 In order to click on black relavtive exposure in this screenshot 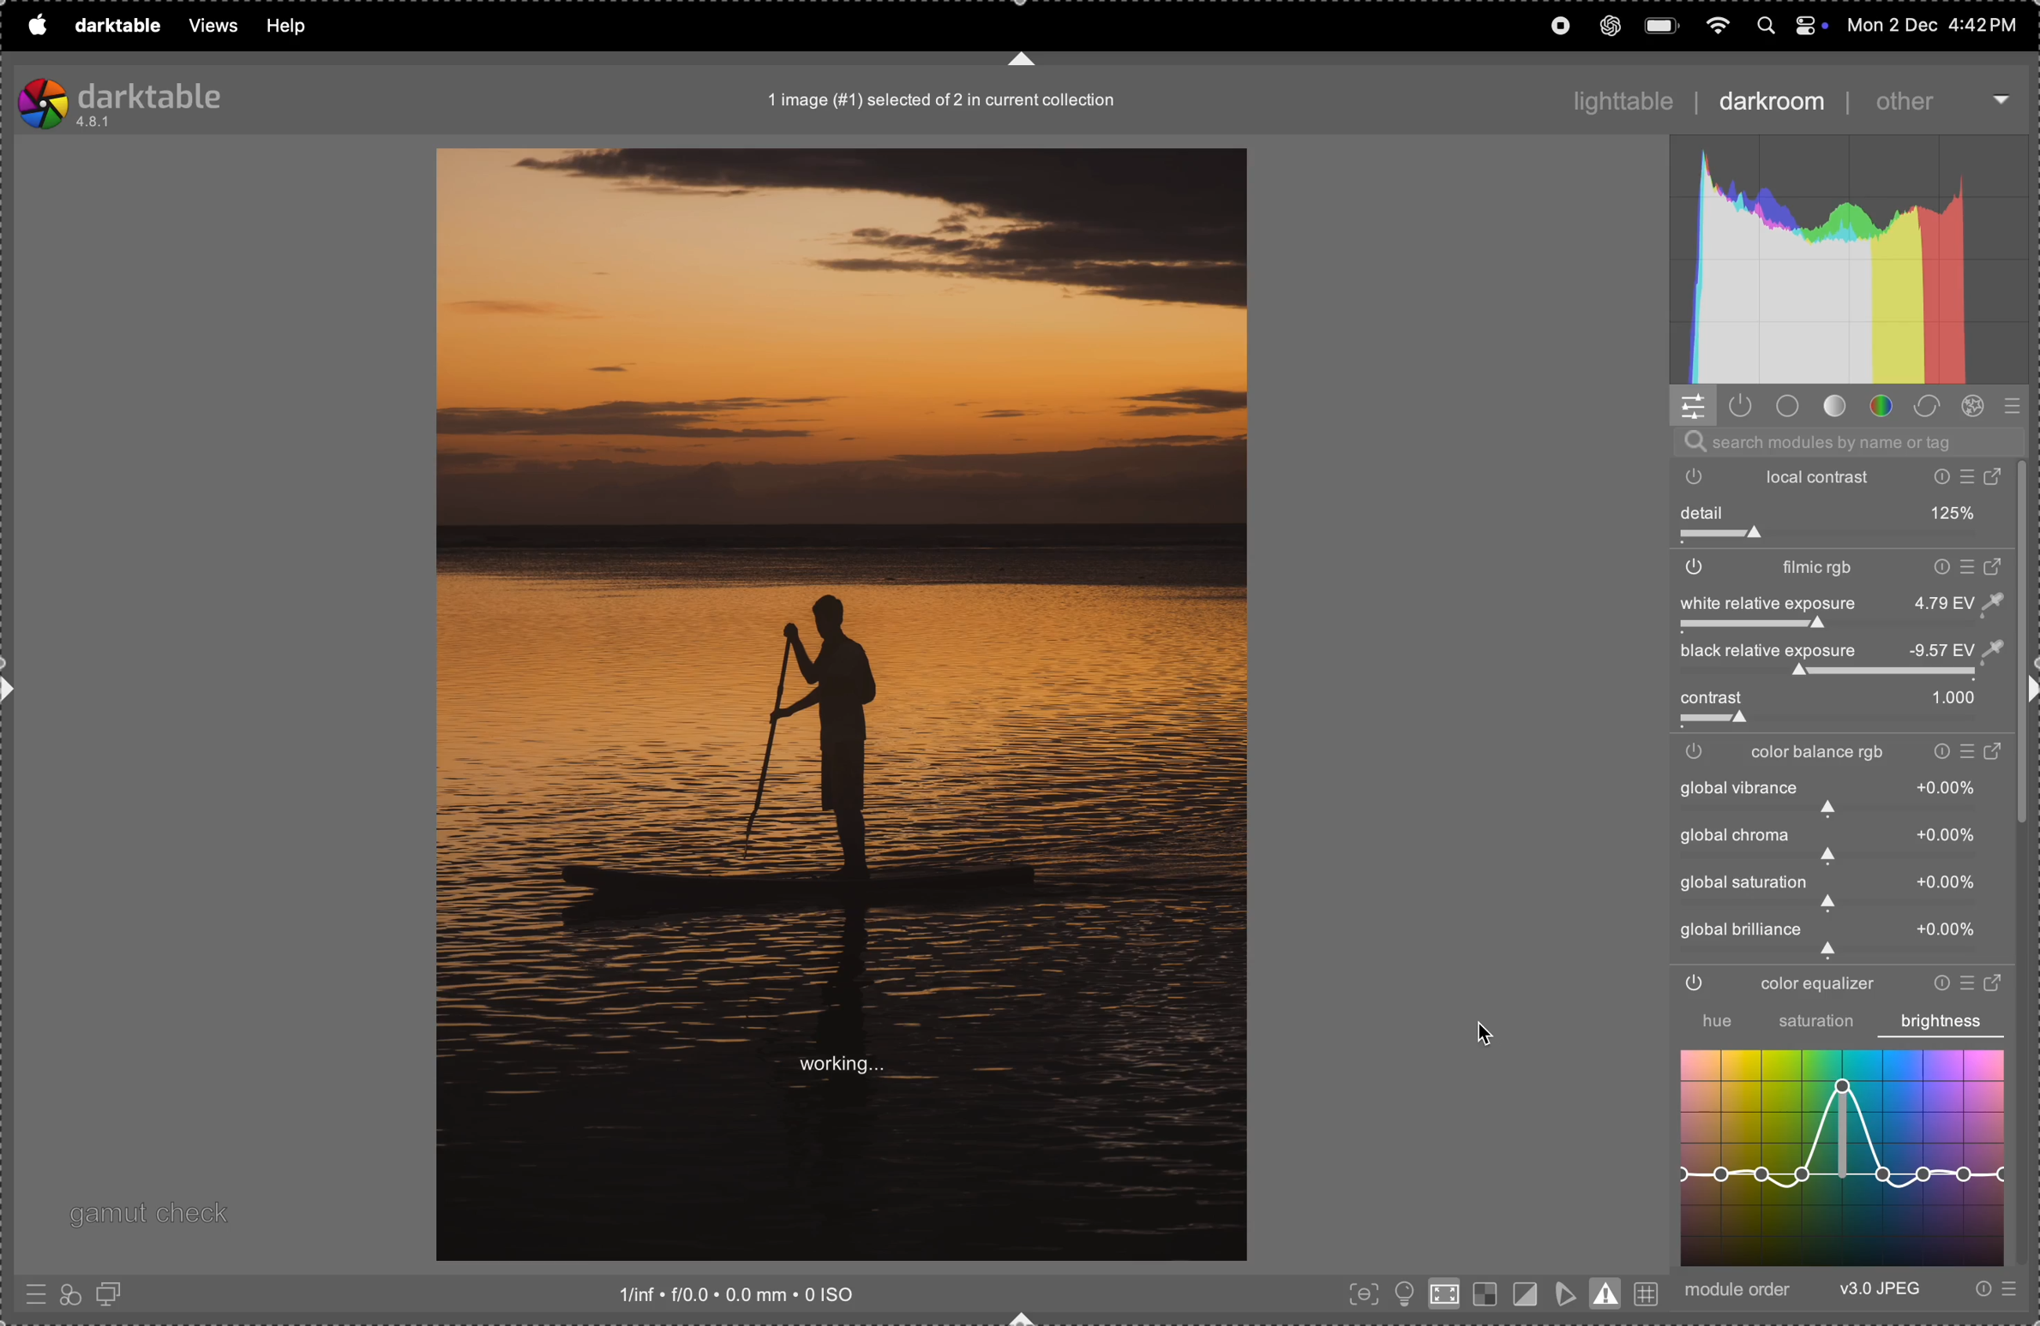, I will do `click(1851, 651)`.